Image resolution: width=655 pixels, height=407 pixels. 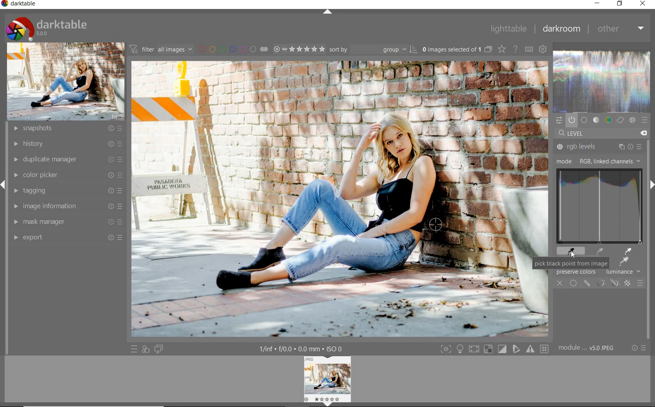 What do you see at coordinates (602, 81) in the screenshot?
I see `waveform` at bounding box center [602, 81].